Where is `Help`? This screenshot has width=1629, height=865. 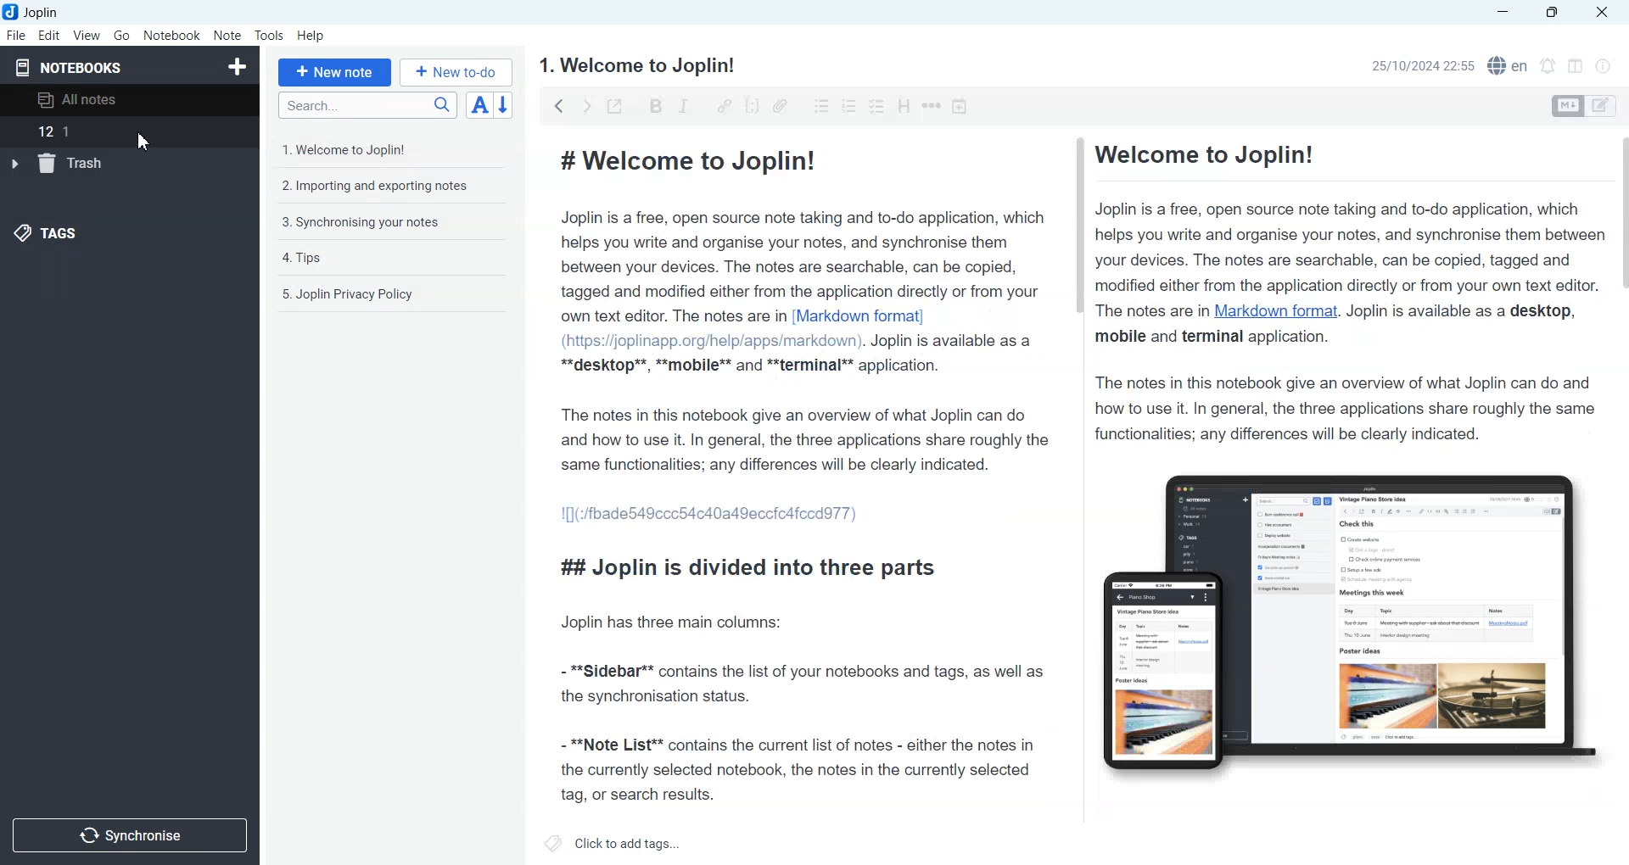
Help is located at coordinates (312, 36).